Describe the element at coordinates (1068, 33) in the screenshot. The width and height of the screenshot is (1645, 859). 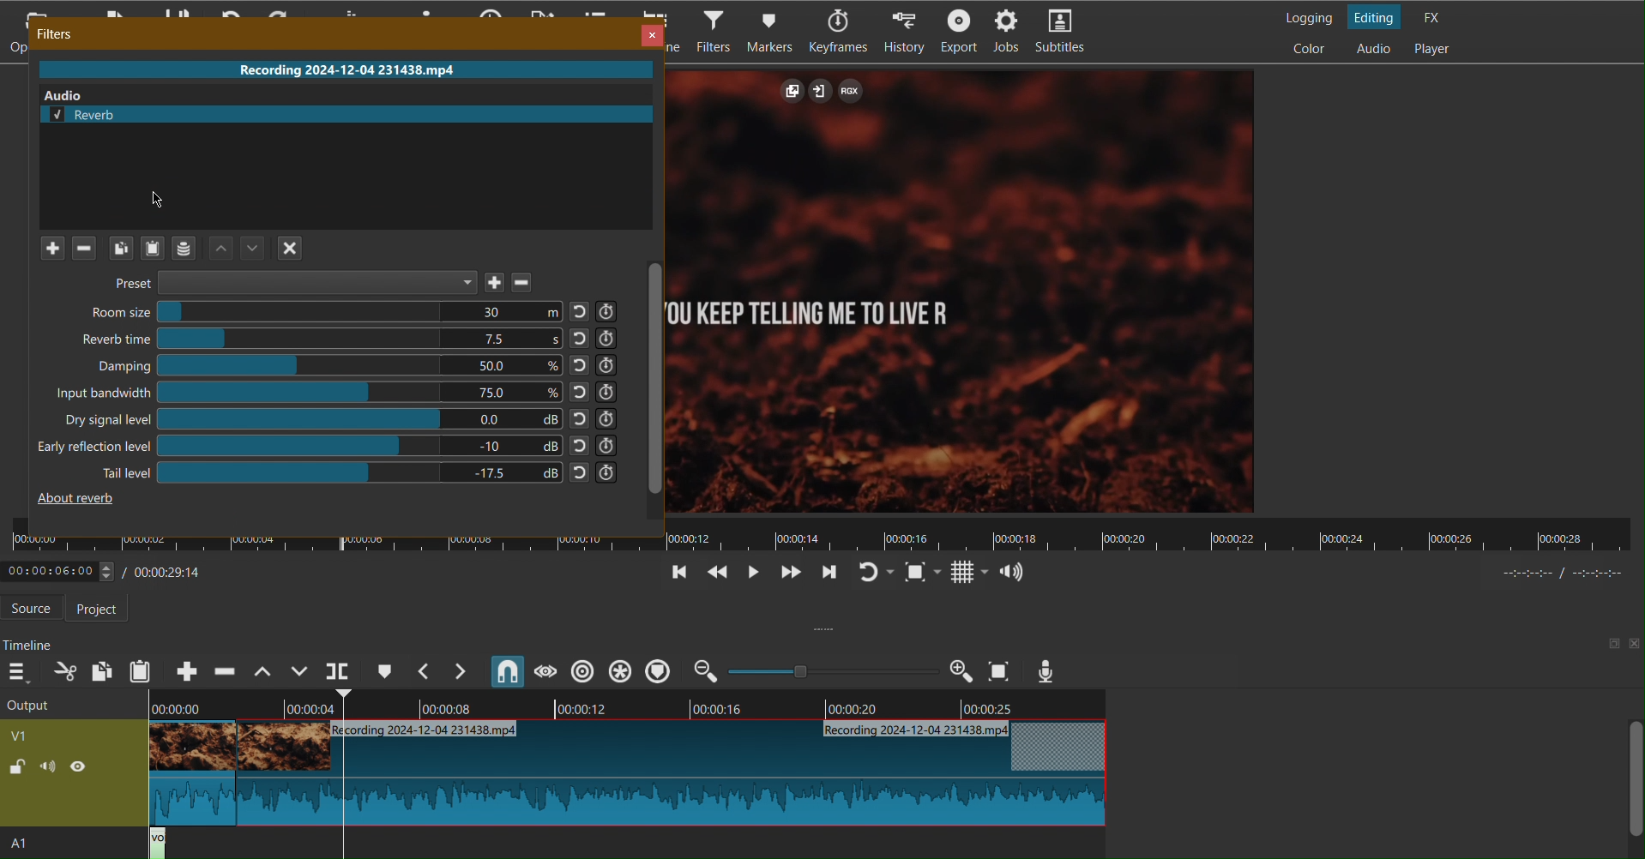
I see `Subtitles` at that location.